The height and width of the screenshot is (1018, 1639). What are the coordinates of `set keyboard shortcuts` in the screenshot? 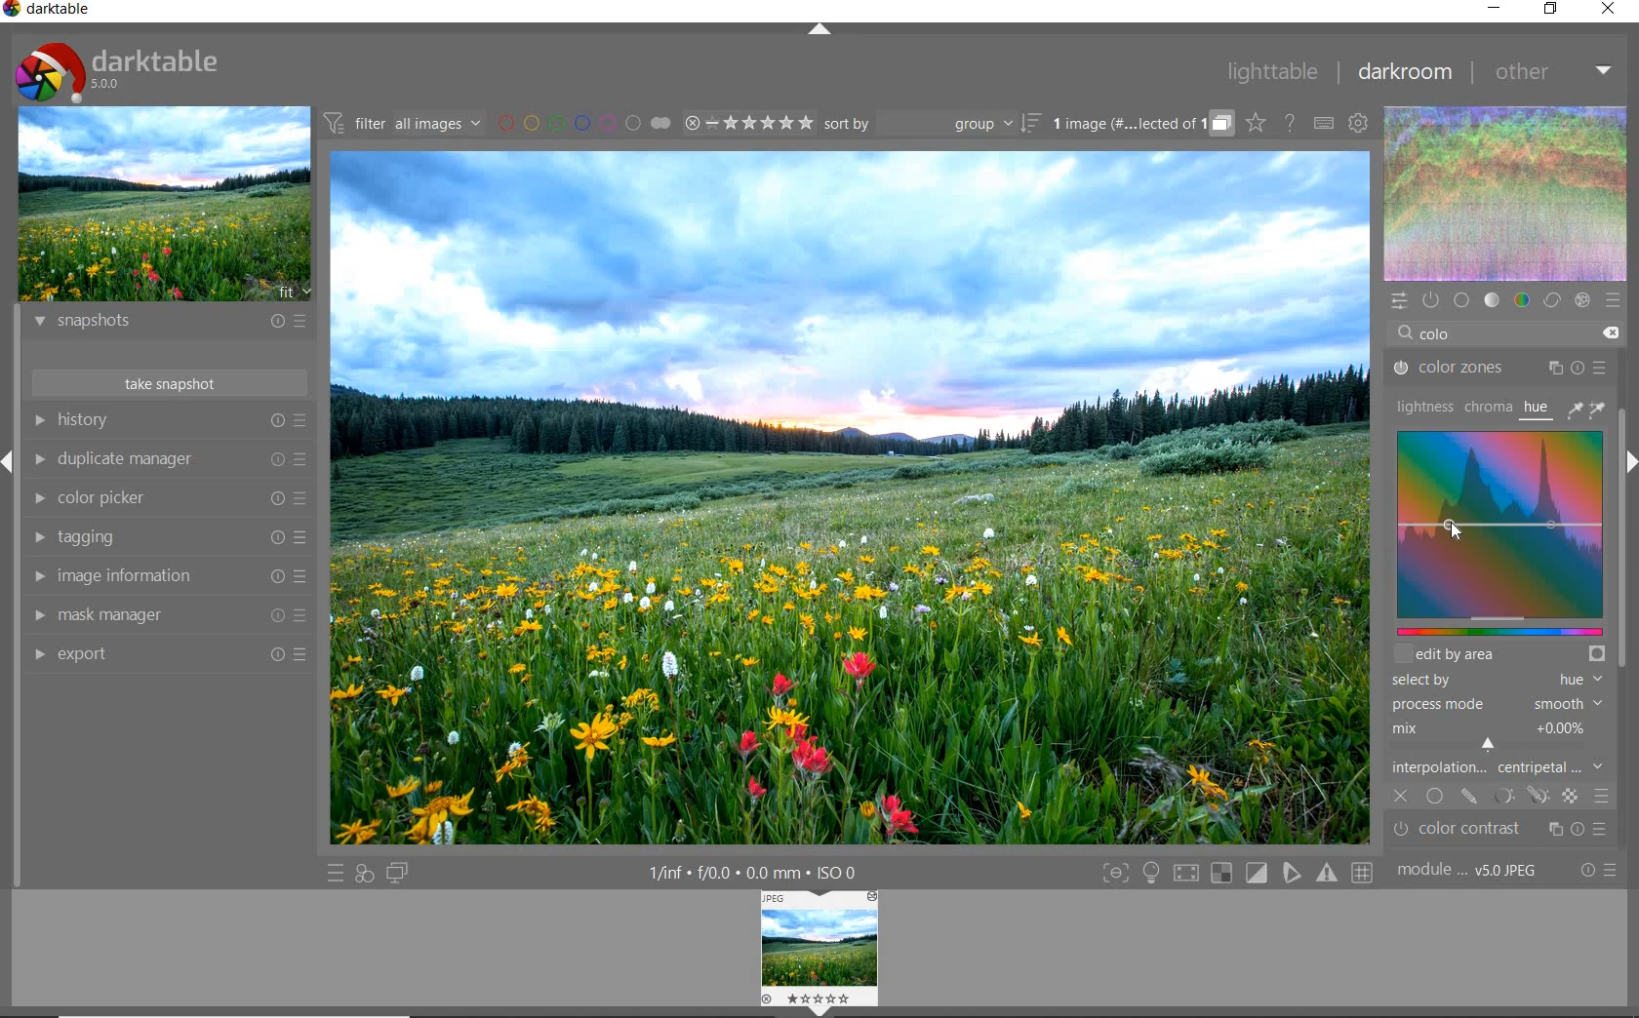 It's located at (1322, 124).